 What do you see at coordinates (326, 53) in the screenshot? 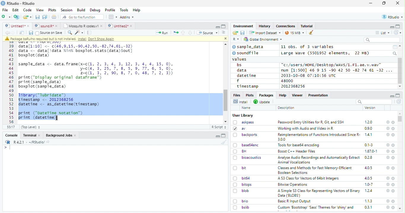
I see `Large wave (5501952 elements, 22 MB)` at bounding box center [326, 53].